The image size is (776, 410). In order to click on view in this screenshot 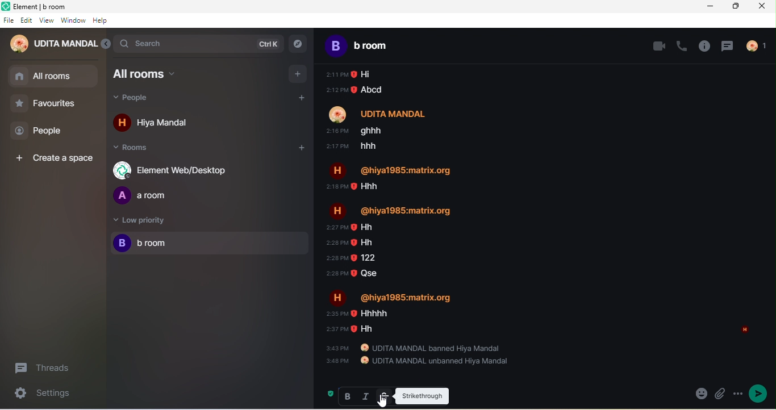, I will do `click(47, 20)`.